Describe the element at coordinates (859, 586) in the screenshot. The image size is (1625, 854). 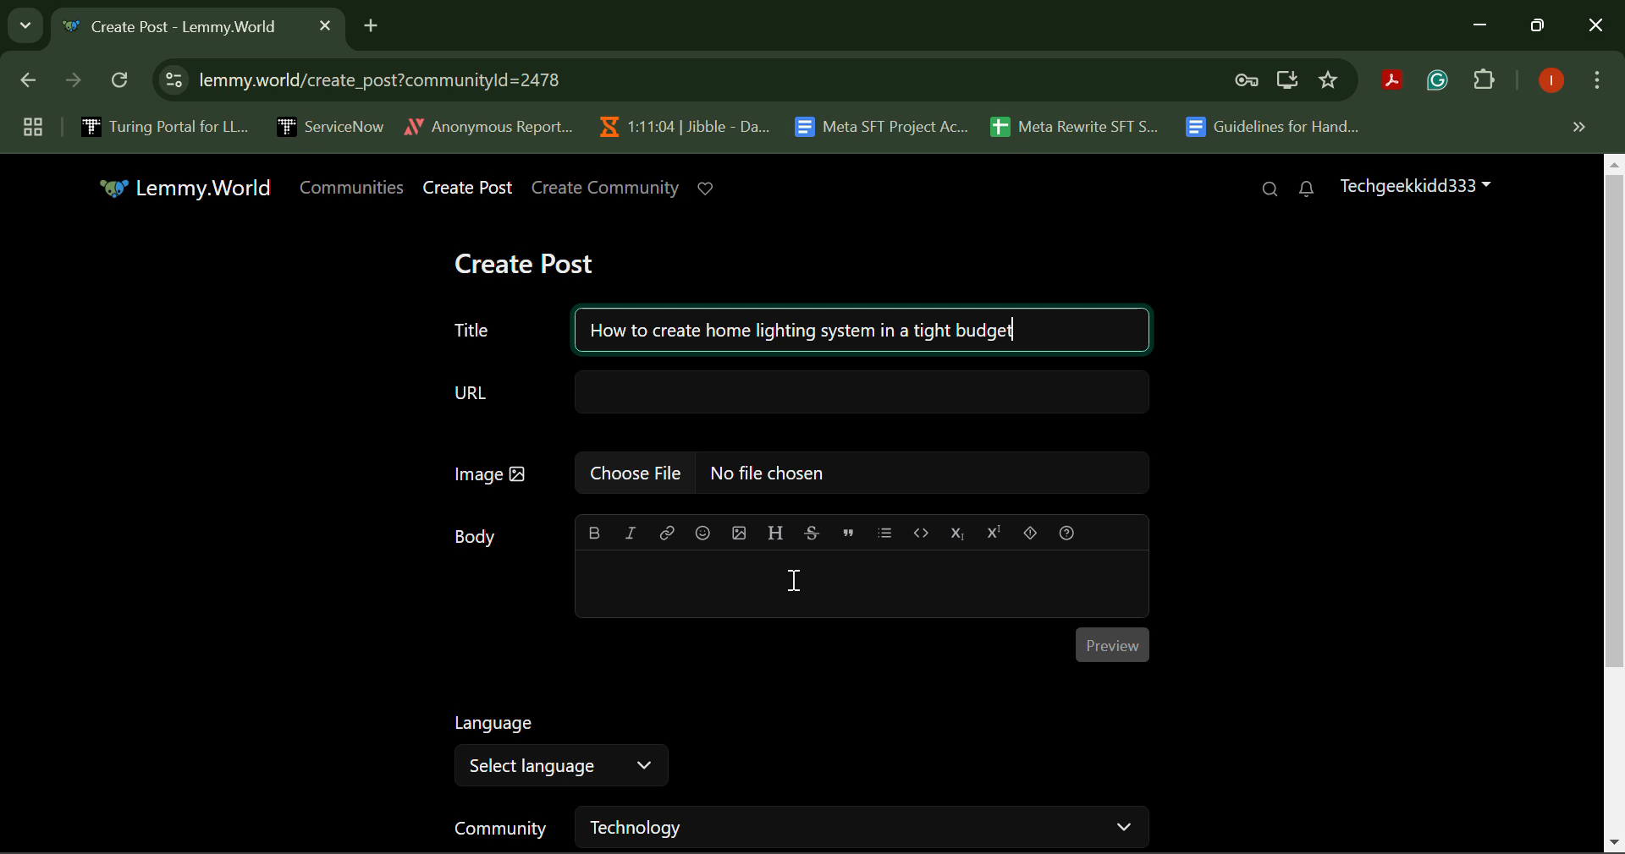
I see `Post Body Text Box ` at that location.